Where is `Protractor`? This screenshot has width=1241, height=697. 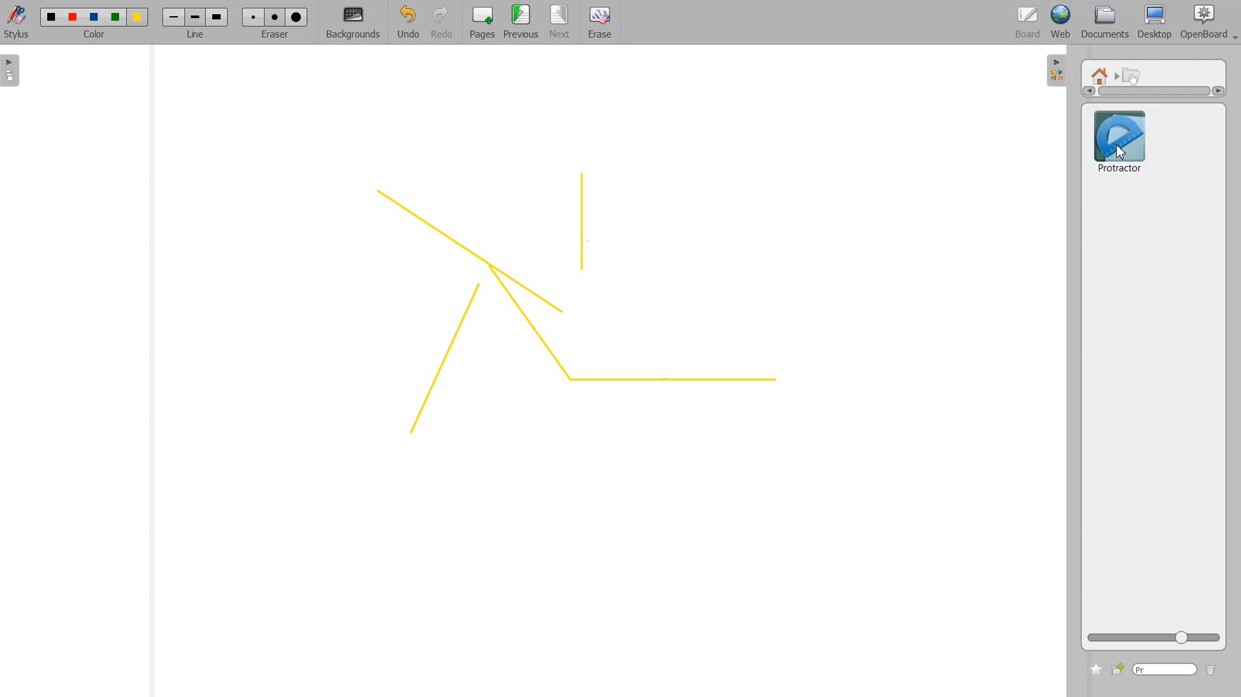 Protractor is located at coordinates (1119, 140).